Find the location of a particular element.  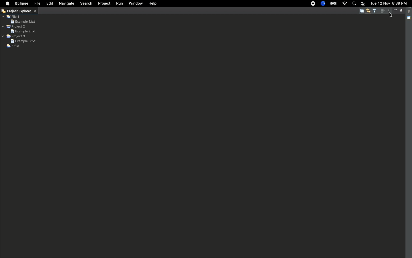

Minimize is located at coordinates (395, 10).